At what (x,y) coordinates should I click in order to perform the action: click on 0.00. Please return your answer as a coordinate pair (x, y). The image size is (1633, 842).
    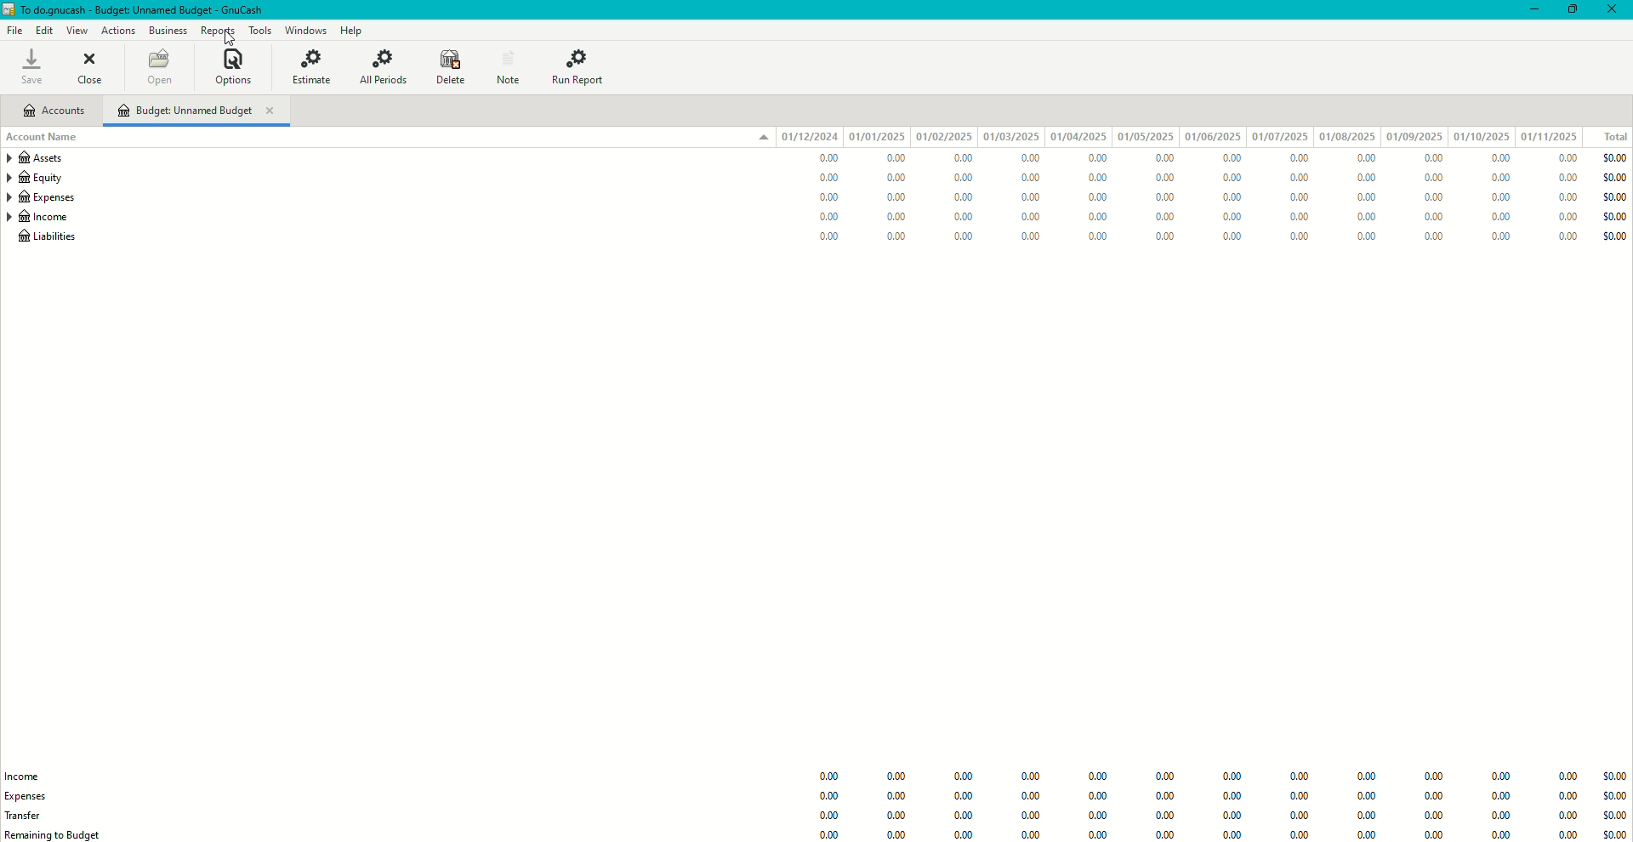
    Looking at the image, I should click on (1232, 213).